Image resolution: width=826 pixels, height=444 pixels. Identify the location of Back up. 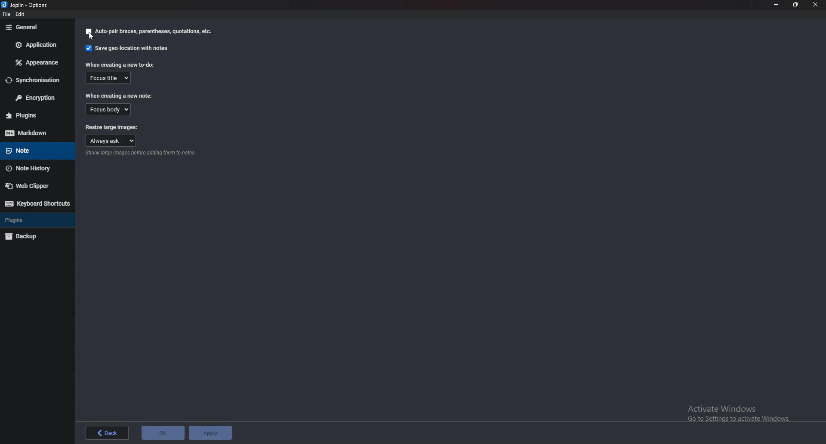
(36, 237).